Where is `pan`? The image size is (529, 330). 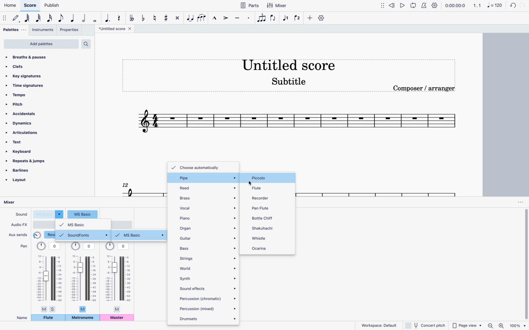 pan is located at coordinates (49, 277).